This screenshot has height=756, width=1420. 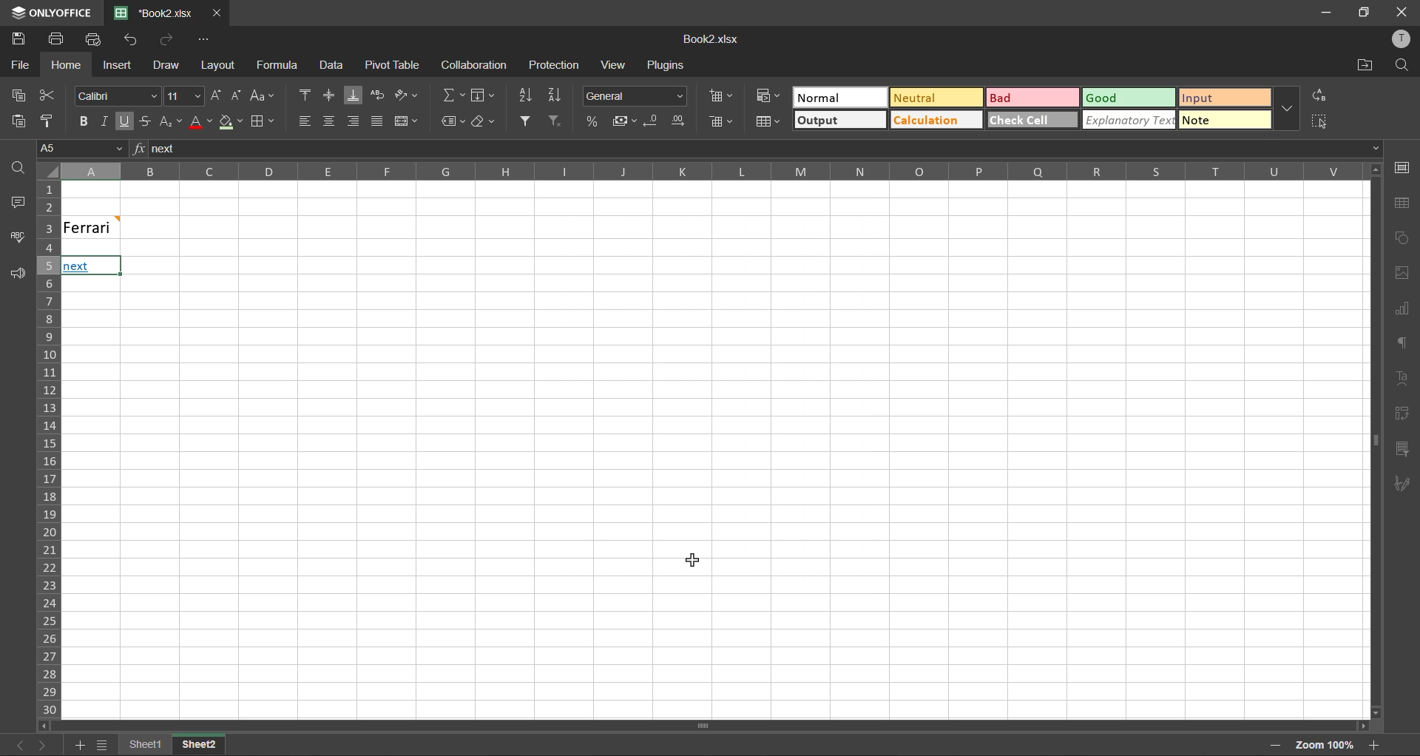 What do you see at coordinates (81, 148) in the screenshot?
I see `cell address` at bounding box center [81, 148].